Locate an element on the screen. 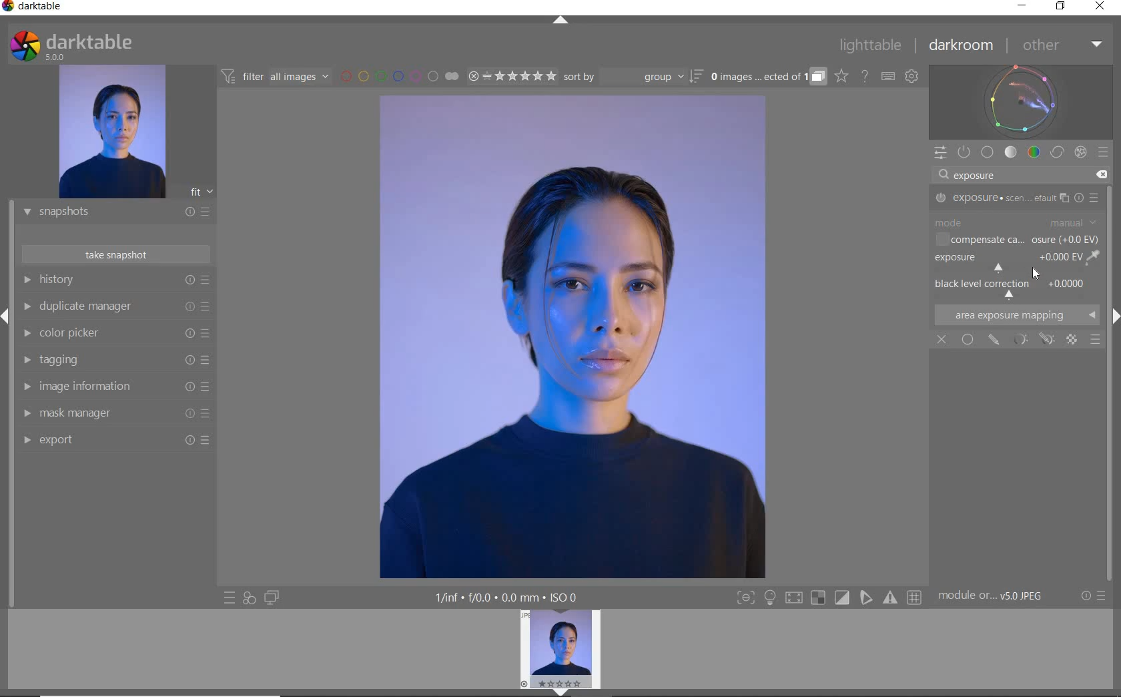  FILTER IMAGES BASED ON THEIR MODULE ORDER is located at coordinates (276, 79).